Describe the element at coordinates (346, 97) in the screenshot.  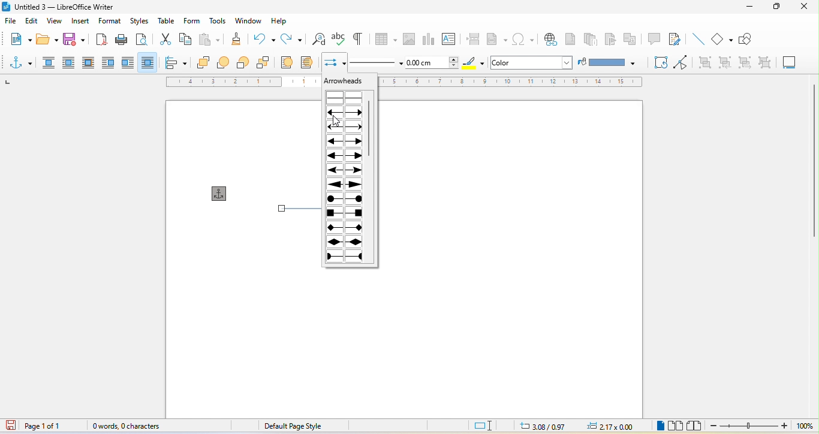
I see `none` at that location.